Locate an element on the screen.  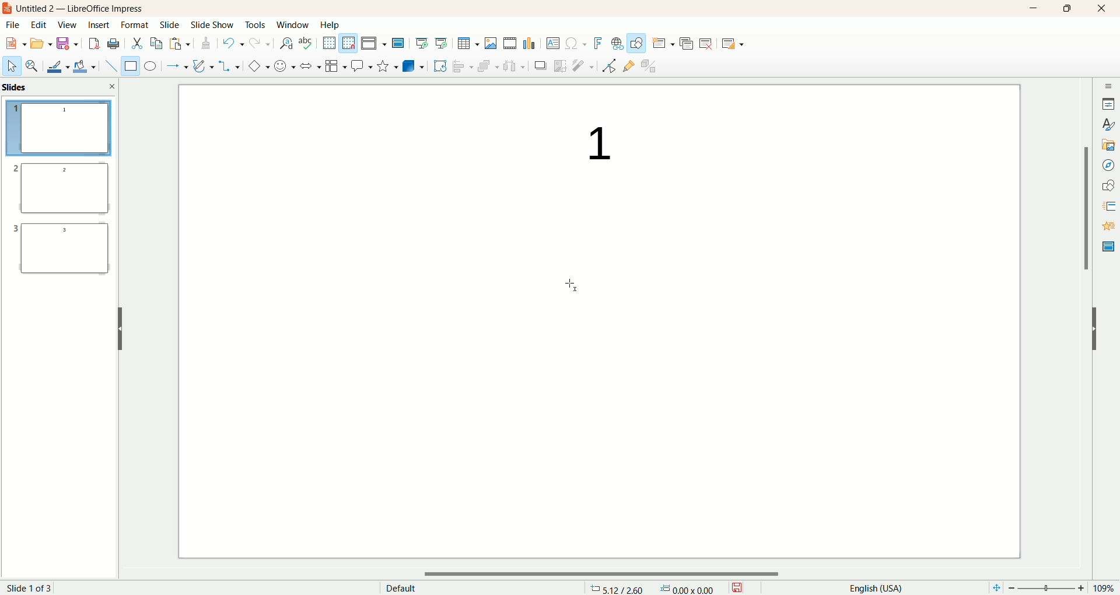
clone formatting is located at coordinates (205, 44).